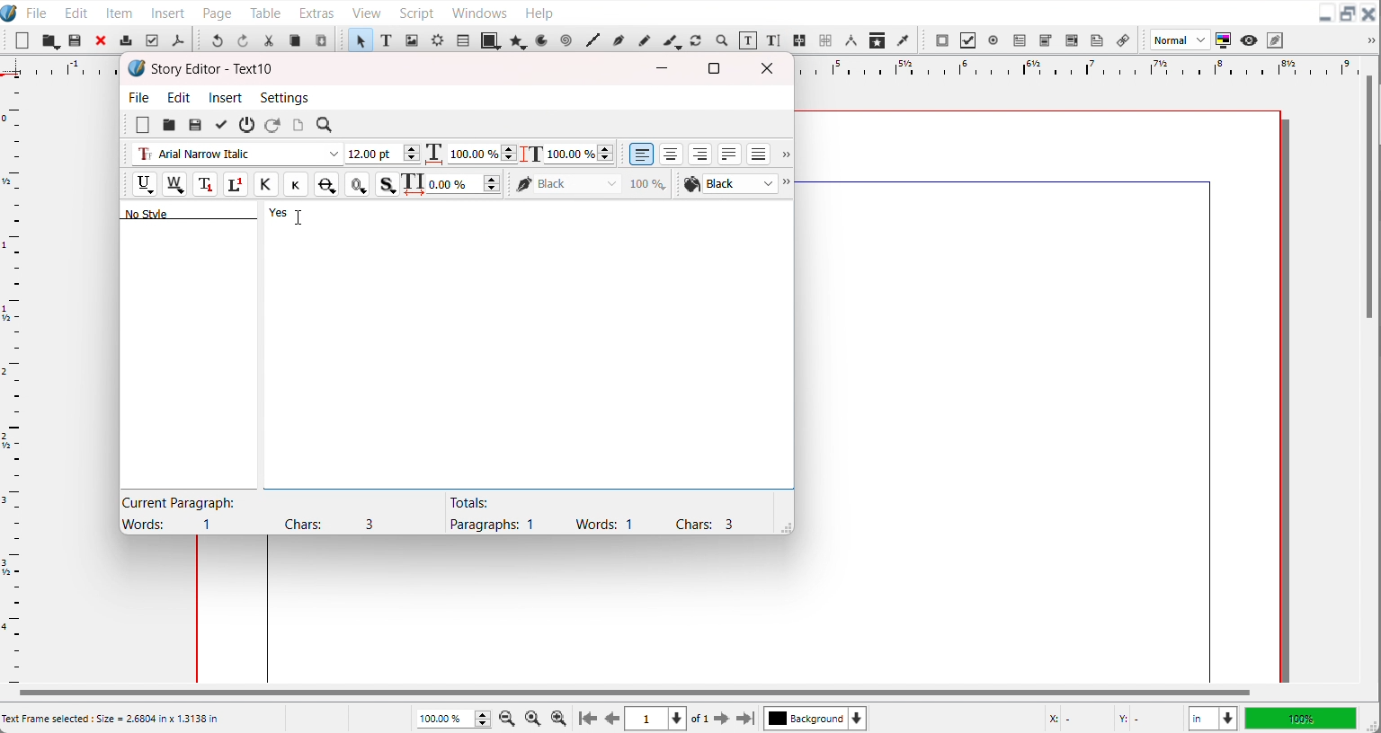 This screenshot has width=1381, height=733. I want to click on Adjust Zoom, so click(455, 719).